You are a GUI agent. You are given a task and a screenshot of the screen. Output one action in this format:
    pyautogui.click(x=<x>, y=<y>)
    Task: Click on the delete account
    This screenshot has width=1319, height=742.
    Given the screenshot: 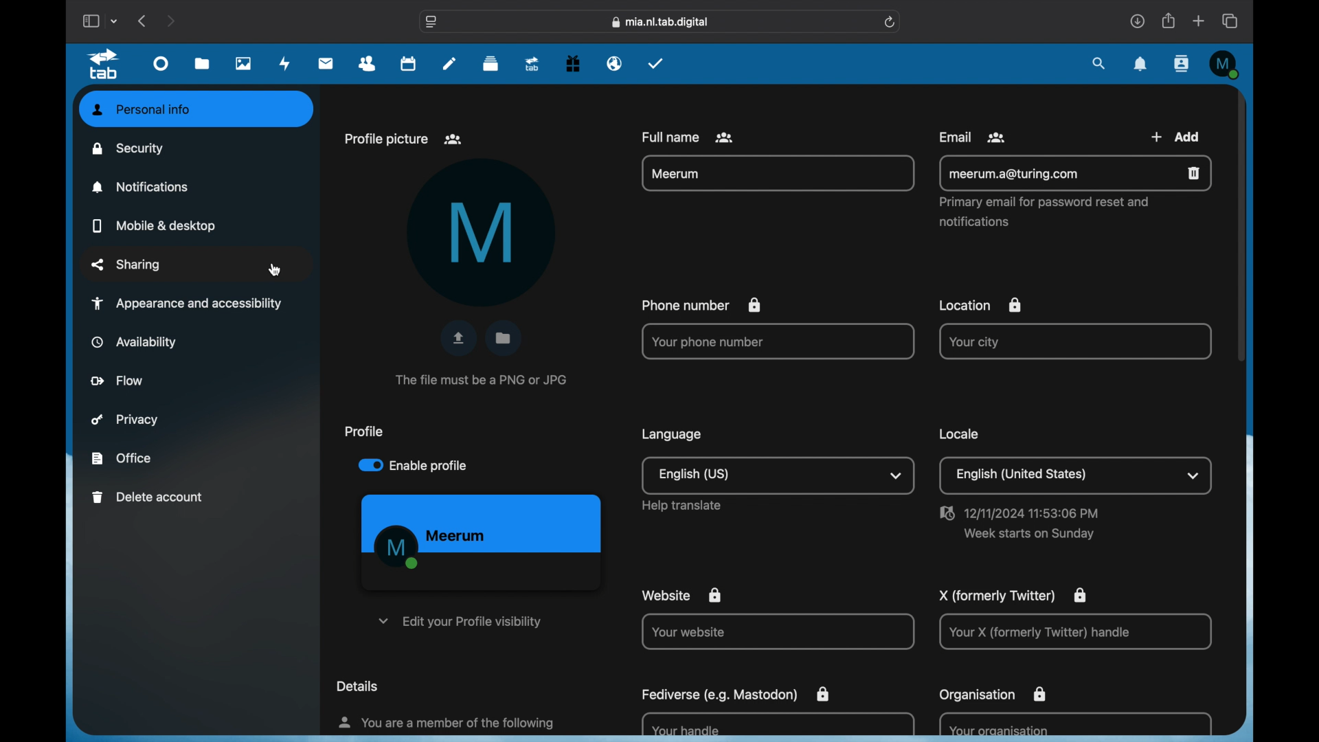 What is the action you would take?
    pyautogui.click(x=148, y=497)
    